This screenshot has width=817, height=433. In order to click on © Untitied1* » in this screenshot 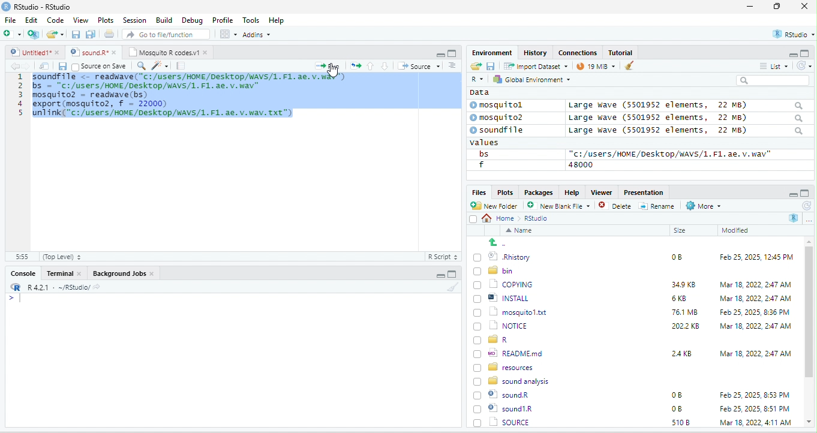, I will do `click(32, 52)`.